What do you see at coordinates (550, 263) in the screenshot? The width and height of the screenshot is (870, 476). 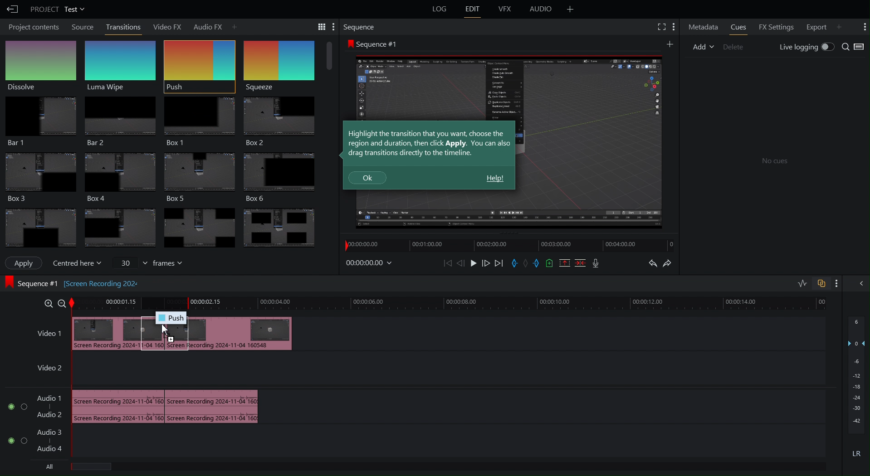 I see `Add Cue` at bounding box center [550, 263].